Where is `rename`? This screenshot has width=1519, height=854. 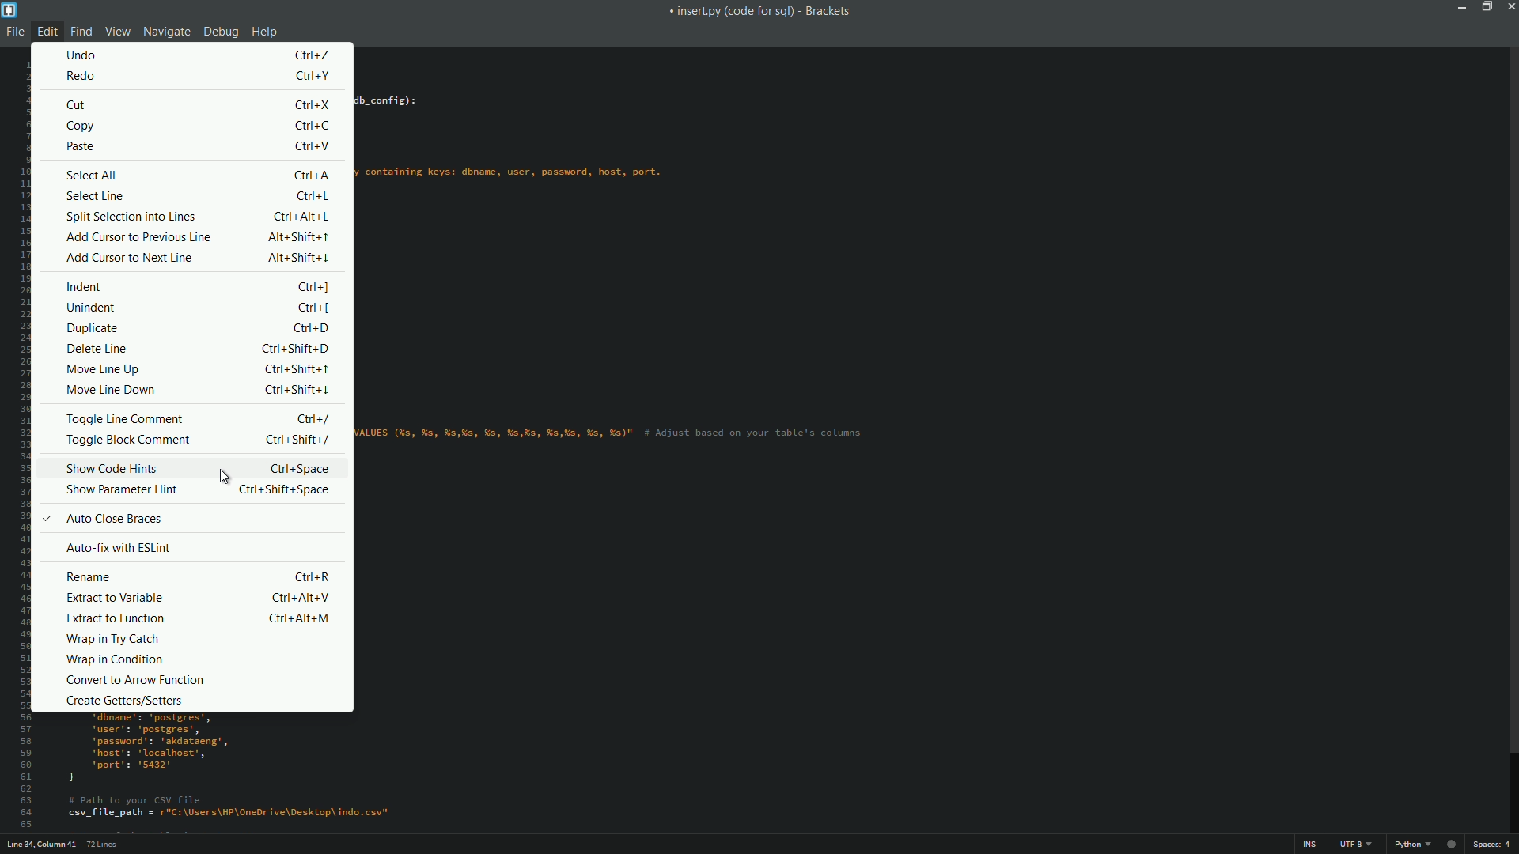 rename is located at coordinates (91, 578).